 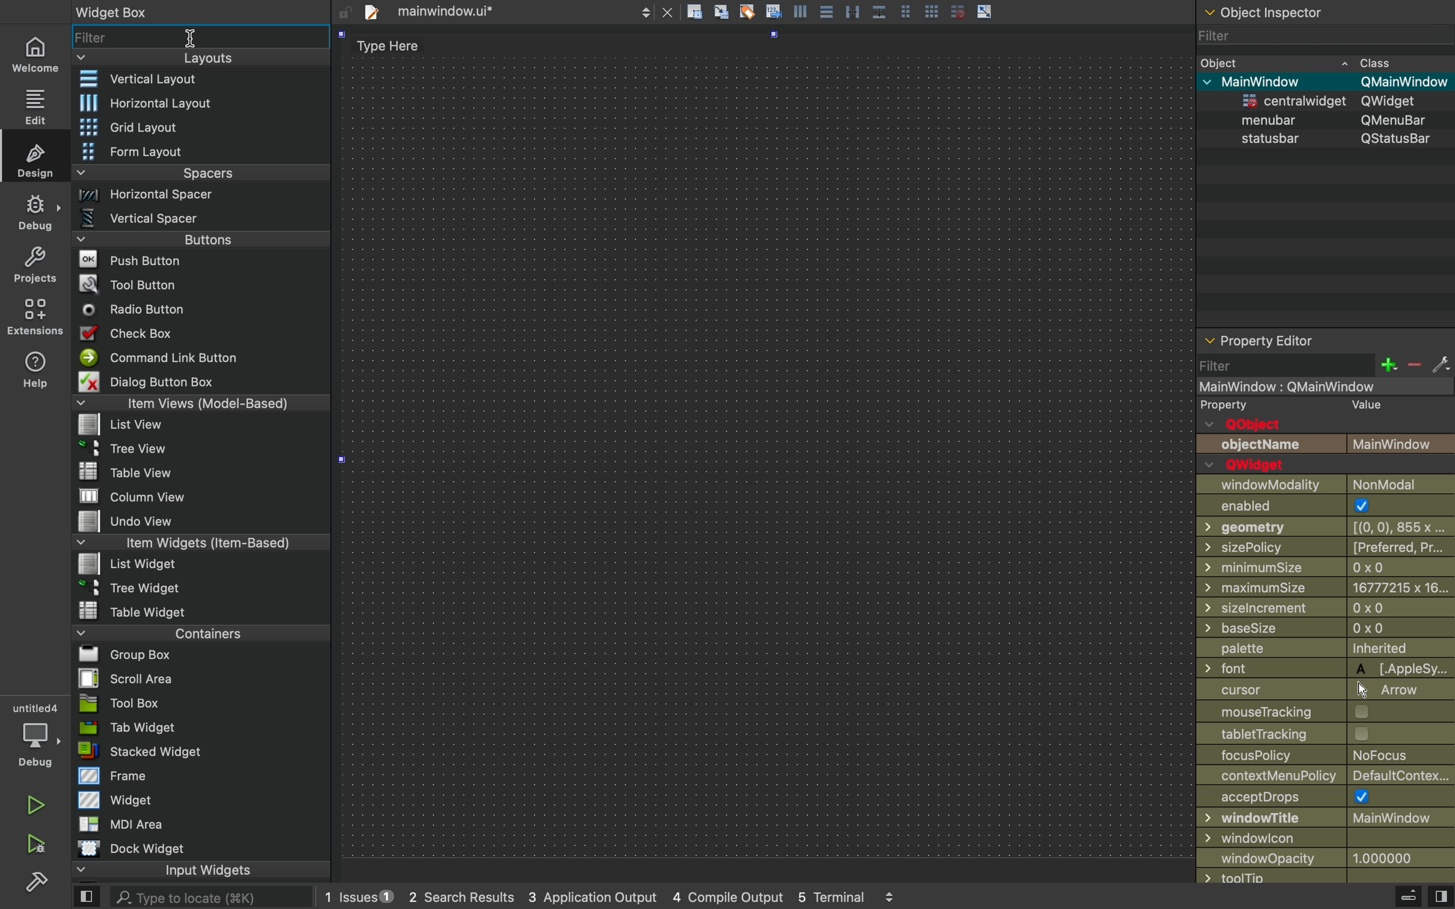 What do you see at coordinates (1335, 120) in the screenshot?
I see `menubar` at bounding box center [1335, 120].